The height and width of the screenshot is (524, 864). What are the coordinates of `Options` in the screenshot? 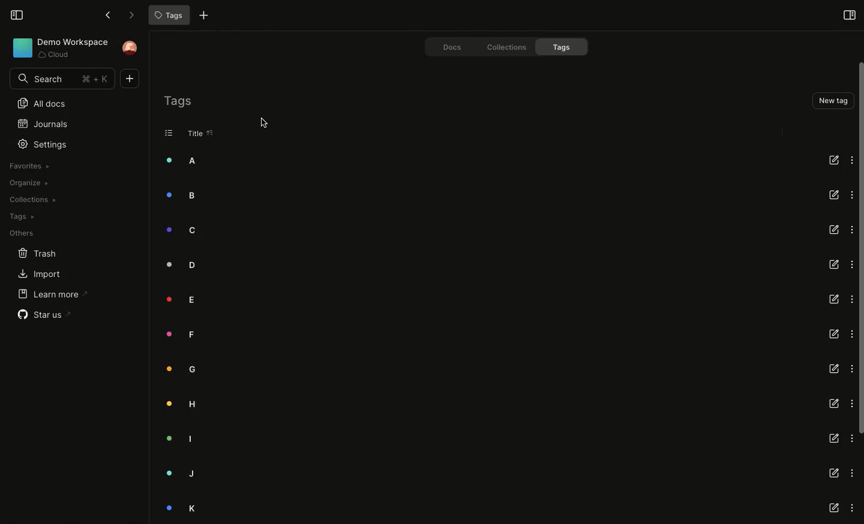 It's located at (851, 333).